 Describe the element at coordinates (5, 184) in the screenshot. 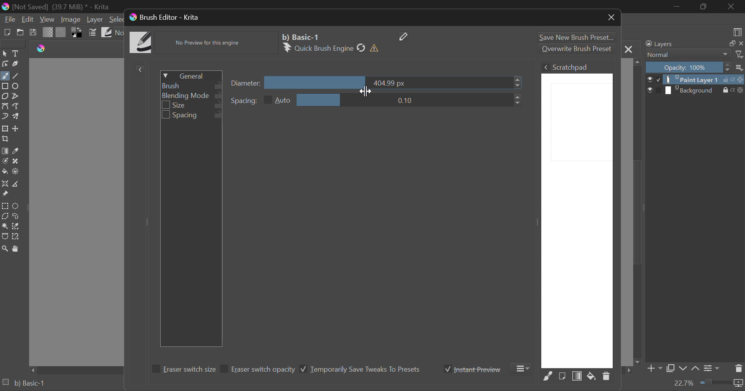

I see `Assistant Tool` at that location.